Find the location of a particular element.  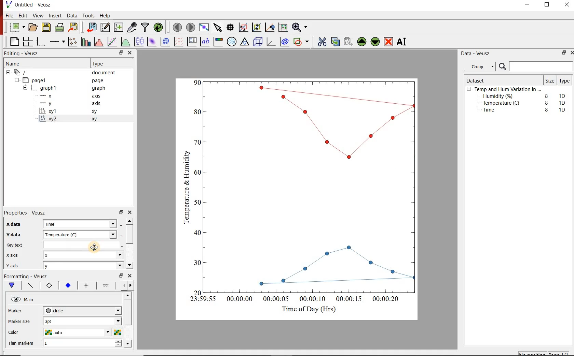

edit text is located at coordinates (120, 246).